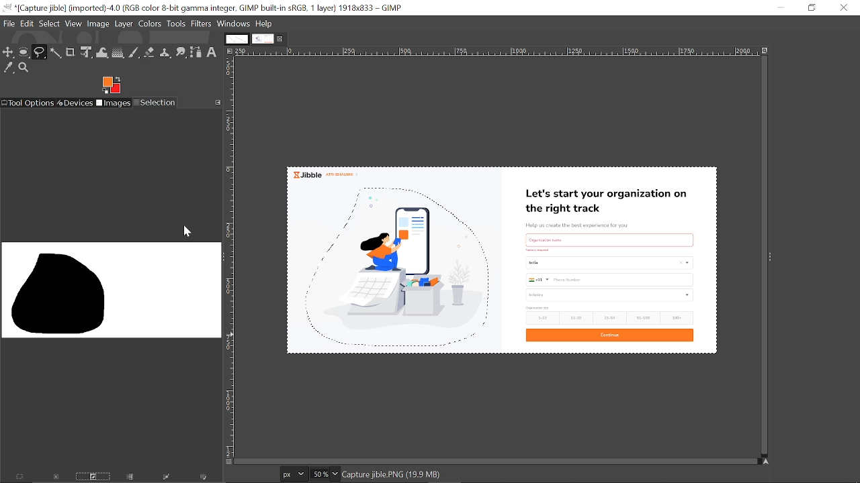 The height and width of the screenshot is (483, 860). What do you see at coordinates (28, 103) in the screenshot?
I see `Tool options` at bounding box center [28, 103].